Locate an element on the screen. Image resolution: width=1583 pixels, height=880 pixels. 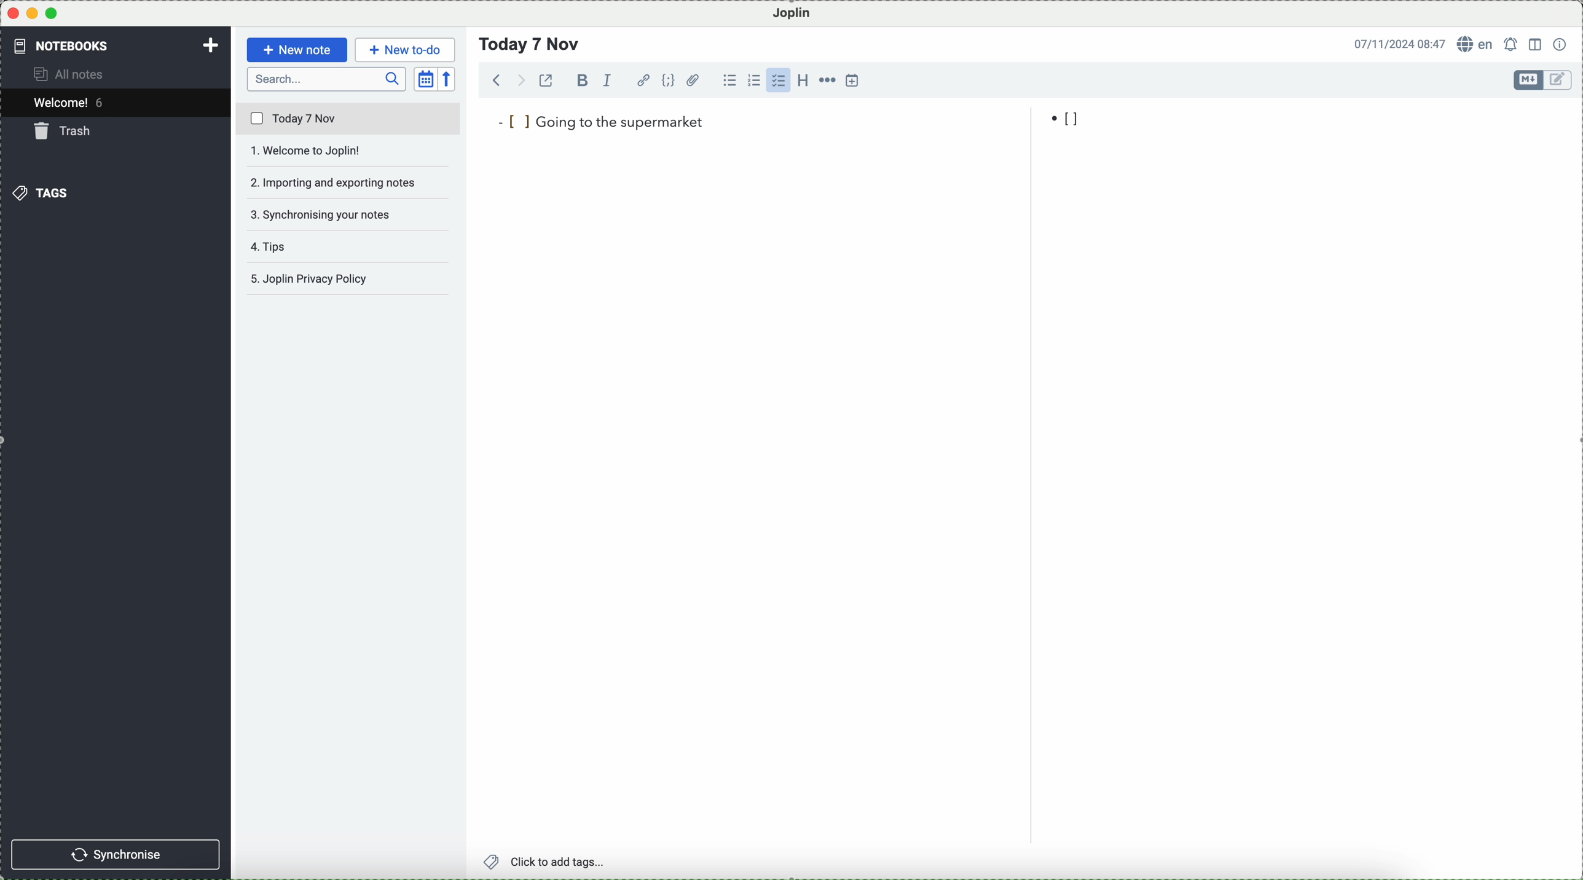
italic is located at coordinates (608, 81).